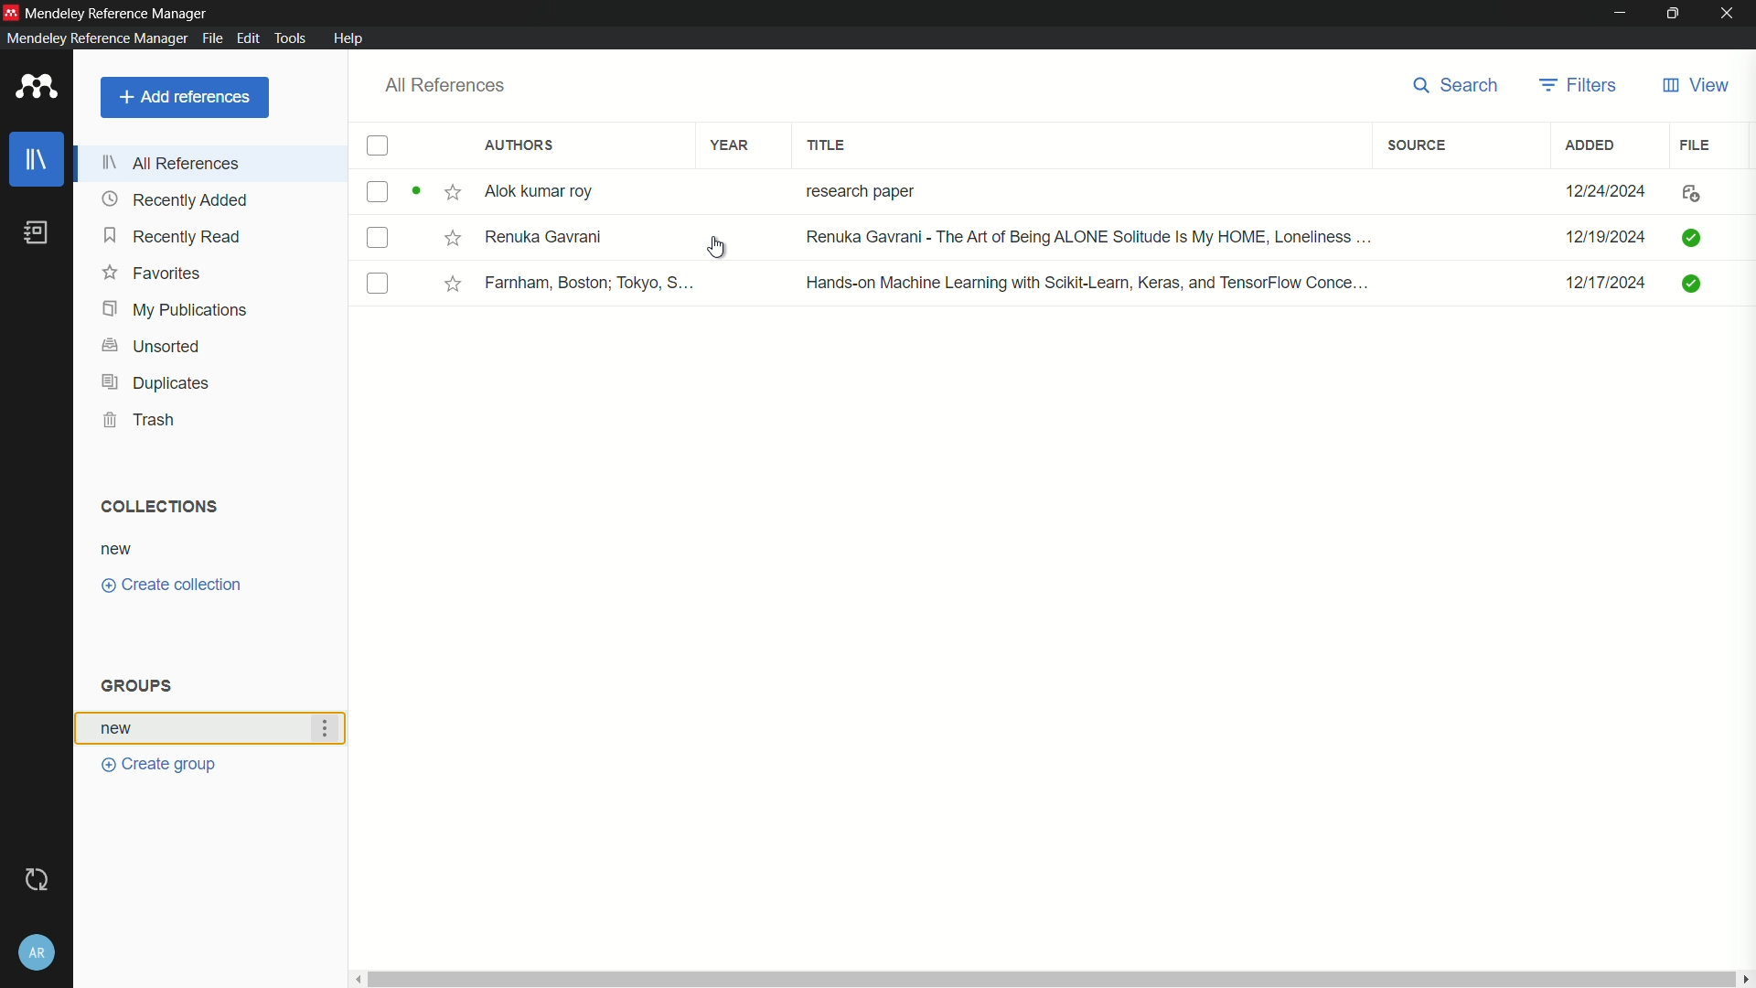 This screenshot has width=1756, height=988. What do you see at coordinates (210, 37) in the screenshot?
I see `file menu` at bounding box center [210, 37].